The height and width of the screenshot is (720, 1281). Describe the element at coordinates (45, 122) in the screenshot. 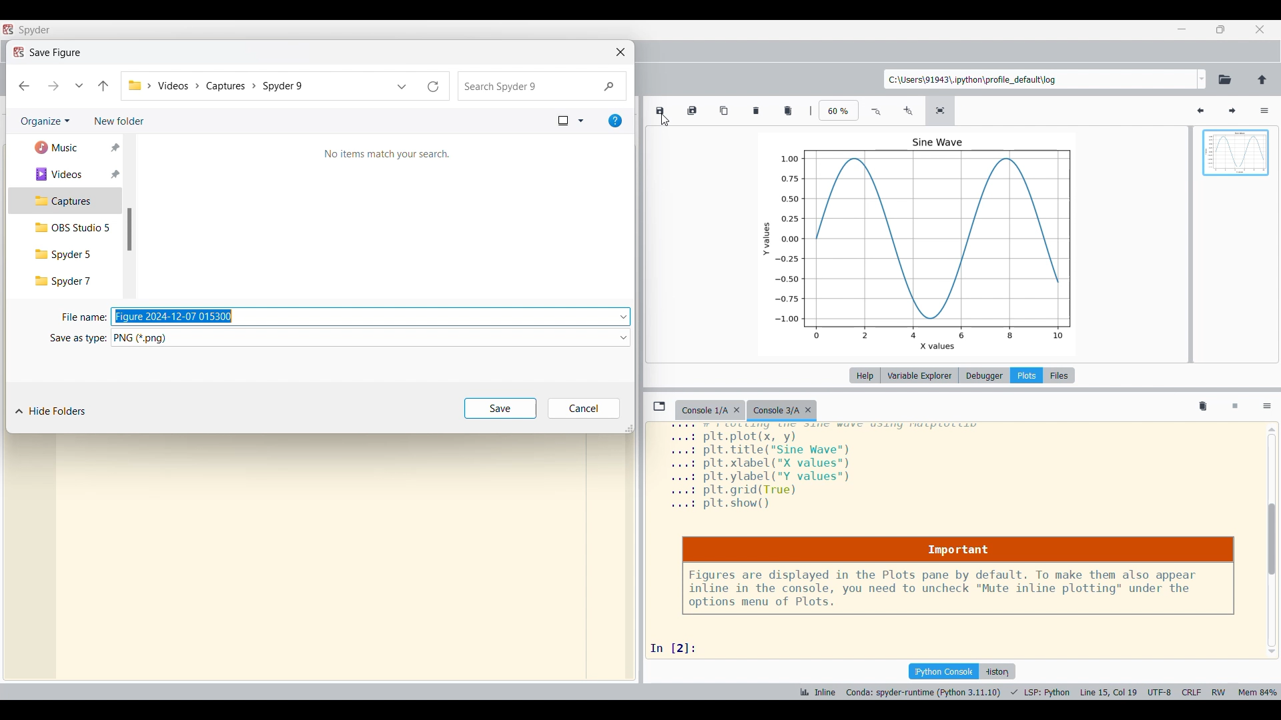

I see `Organize options` at that location.